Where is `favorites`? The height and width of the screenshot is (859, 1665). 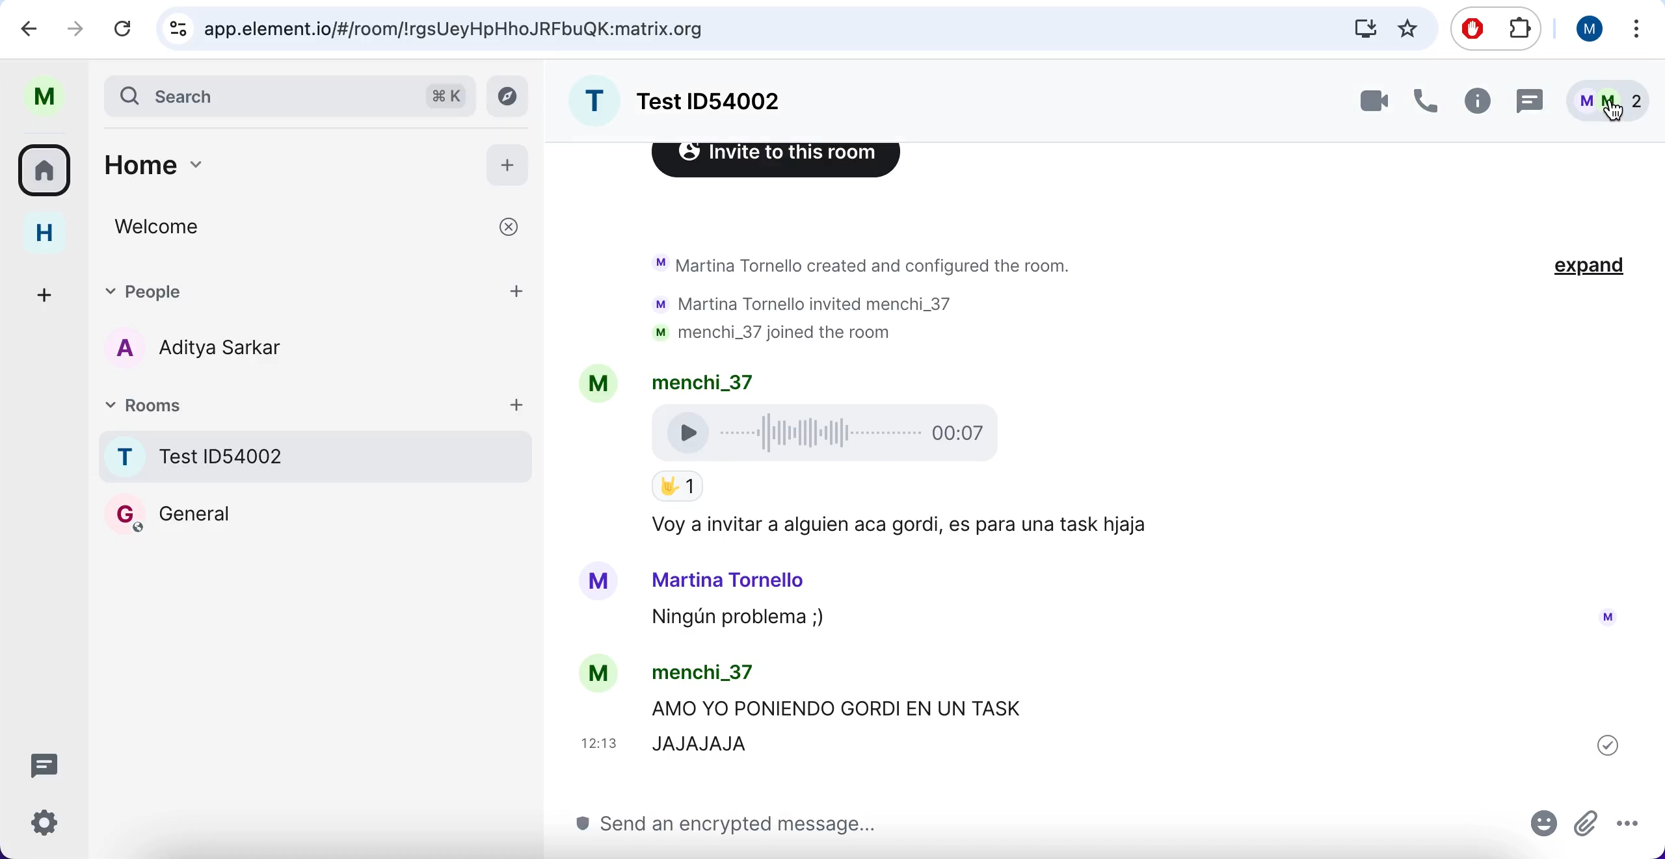
favorites is located at coordinates (1407, 29).